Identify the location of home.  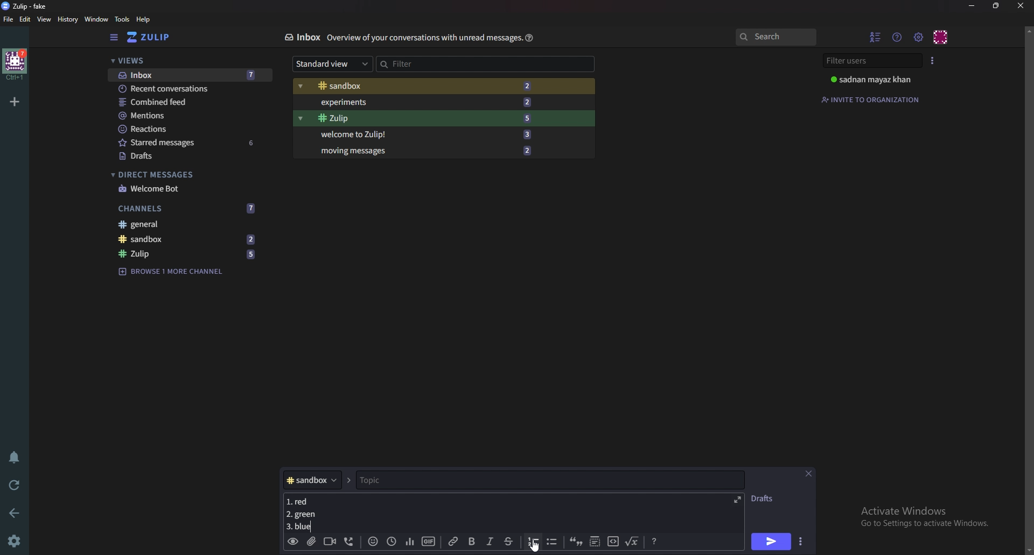
(14, 65).